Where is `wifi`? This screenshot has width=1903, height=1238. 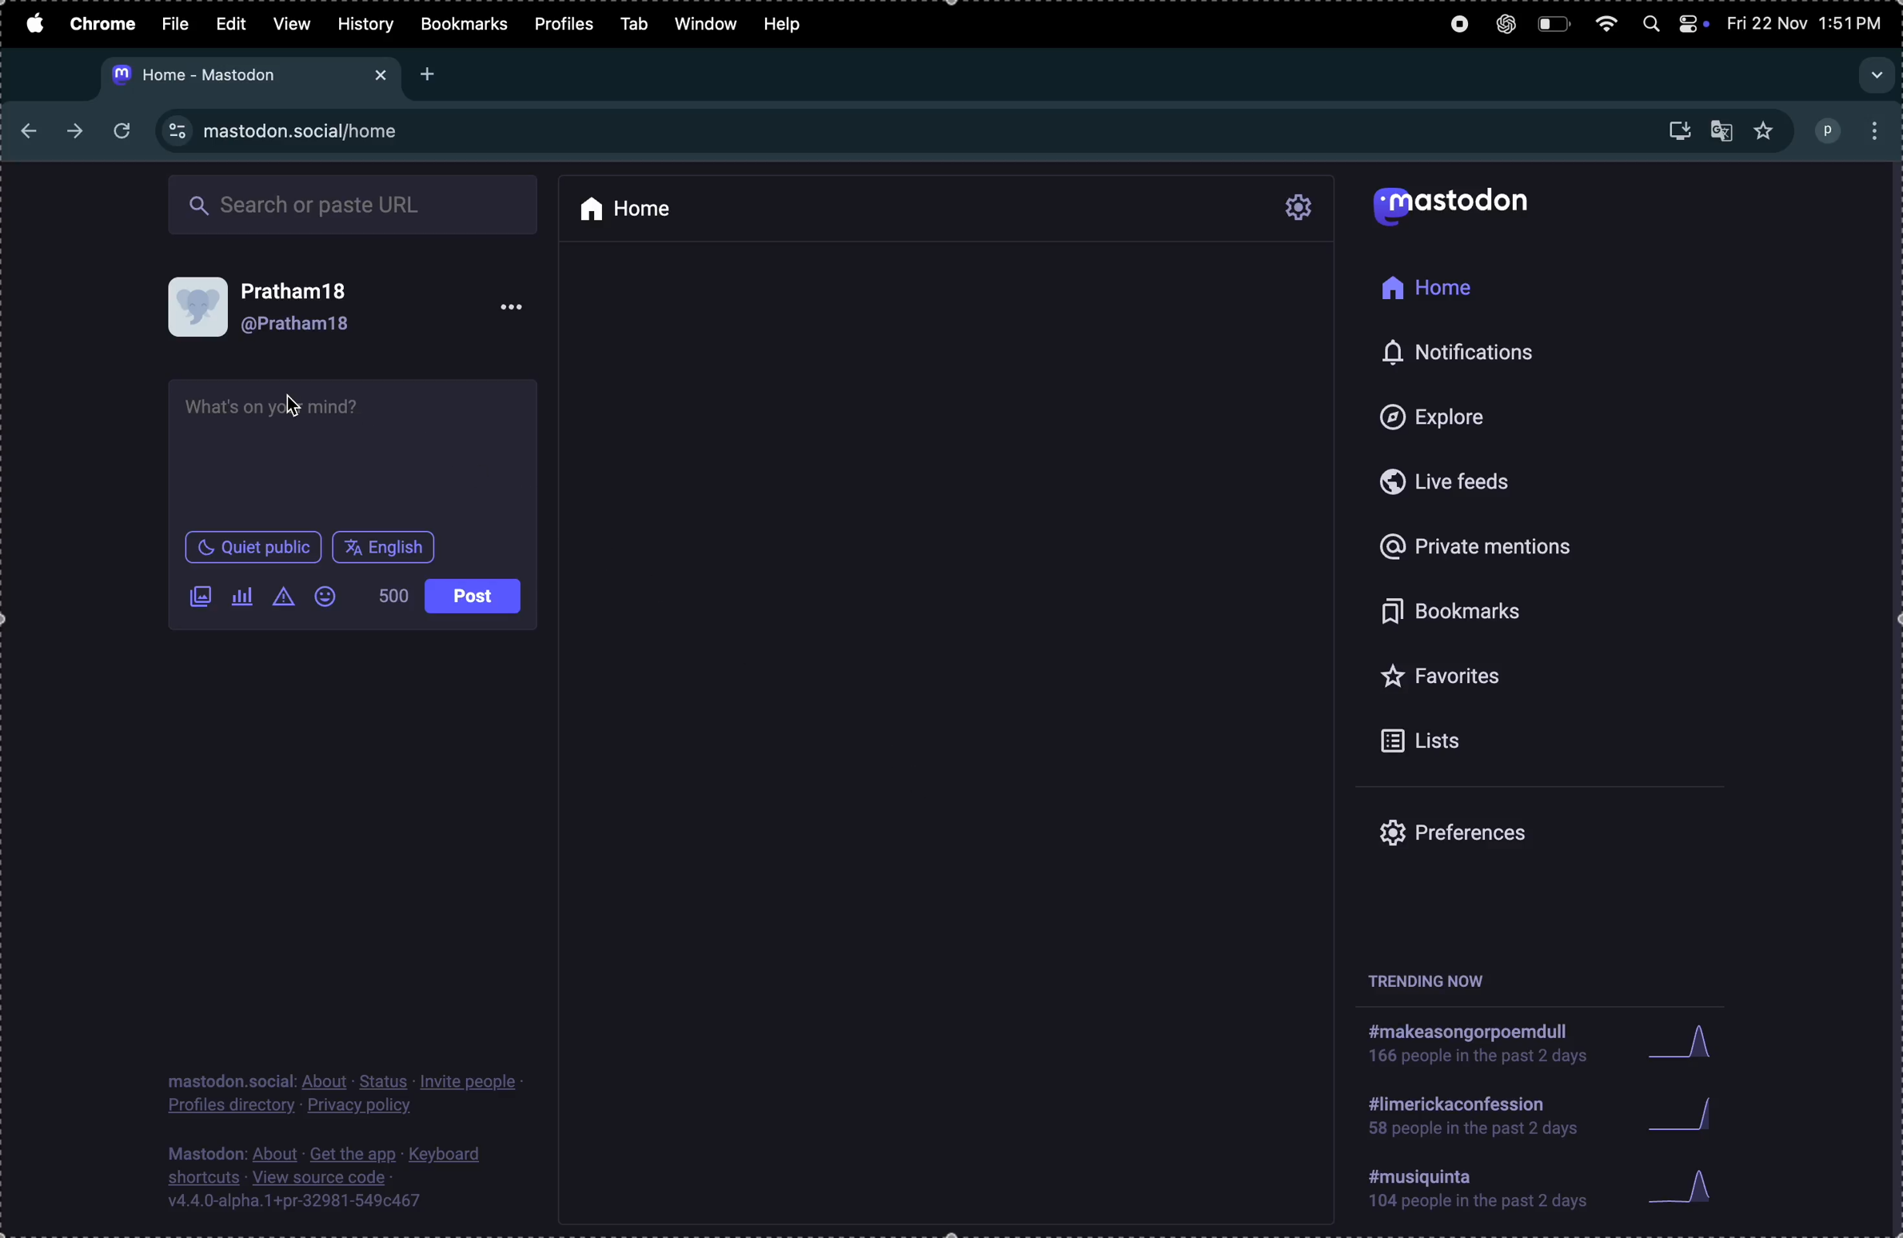
wifi is located at coordinates (1604, 23).